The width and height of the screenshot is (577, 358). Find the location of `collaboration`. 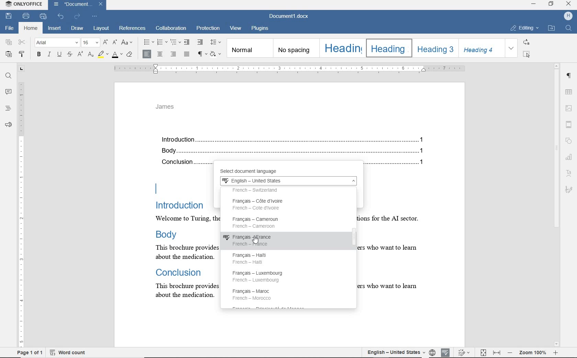

collaboration is located at coordinates (171, 29).